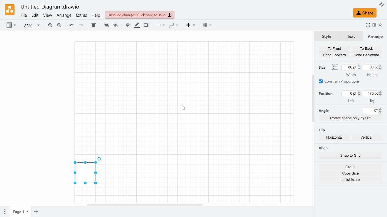  Describe the element at coordinates (191, 26) in the screenshot. I see `Insert` at that location.